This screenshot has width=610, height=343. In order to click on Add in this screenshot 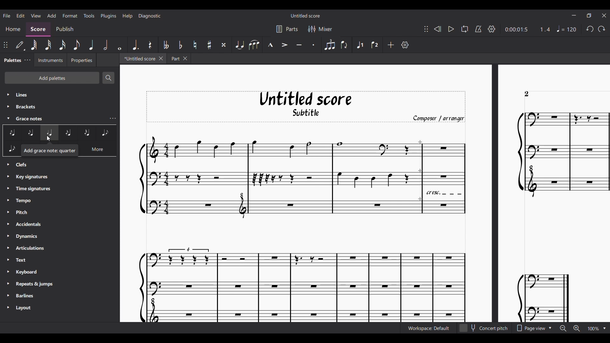, I will do `click(390, 45)`.